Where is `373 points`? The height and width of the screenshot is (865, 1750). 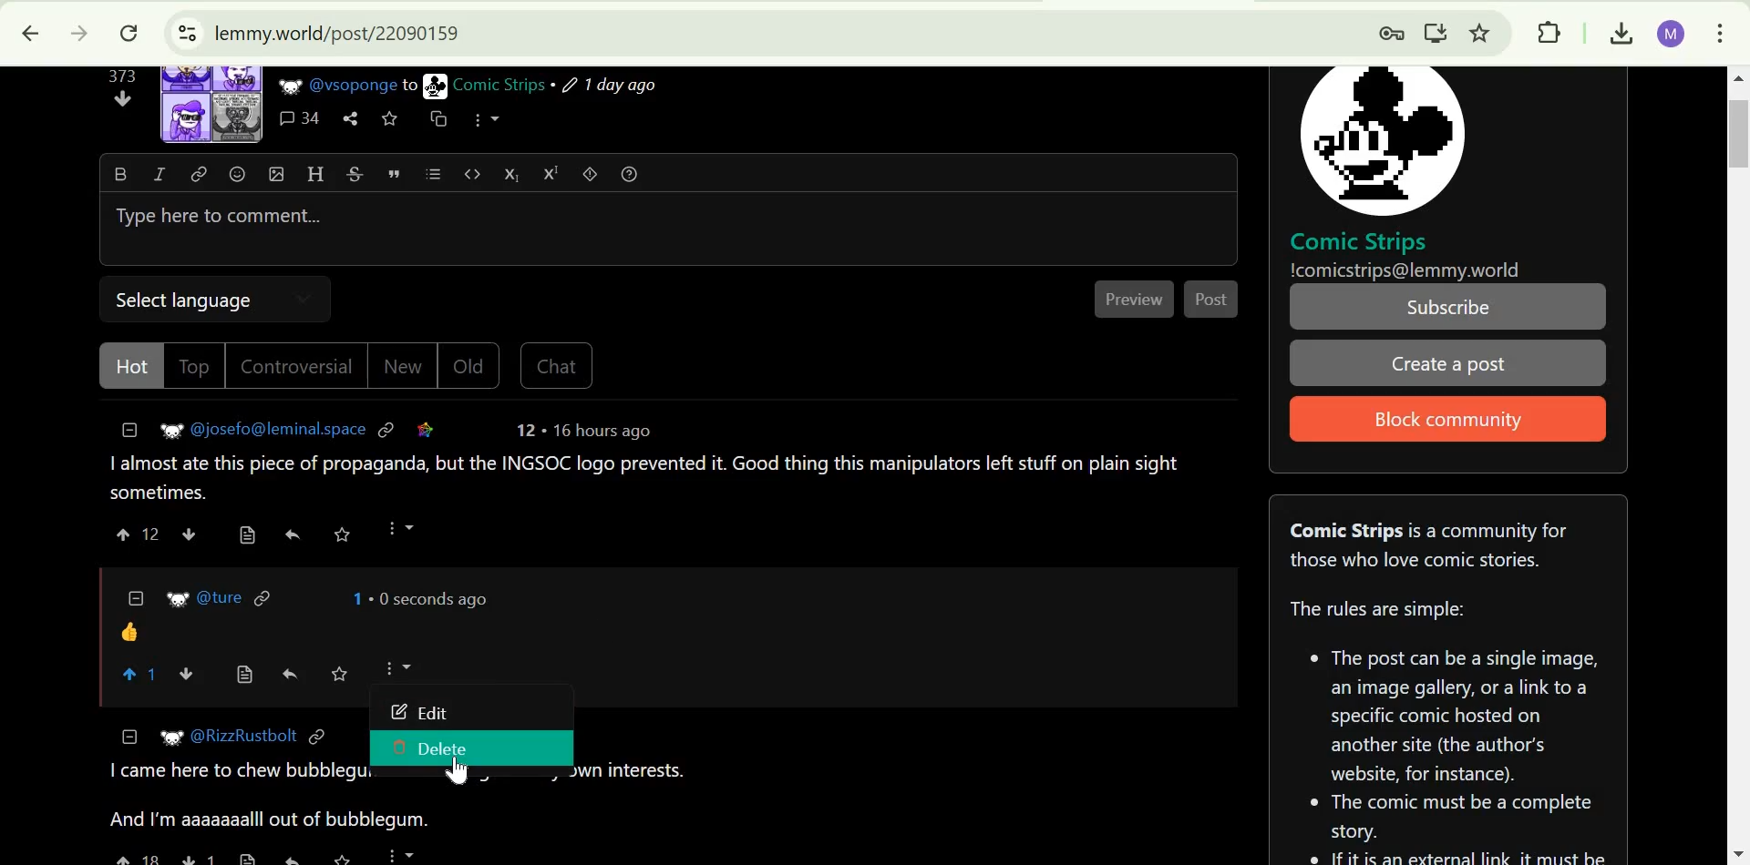
373 points is located at coordinates (121, 76).